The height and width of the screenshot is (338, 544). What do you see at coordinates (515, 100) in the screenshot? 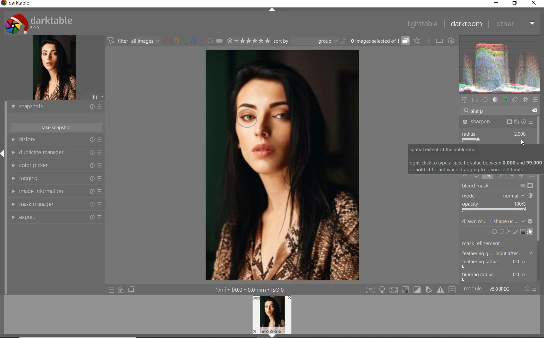
I see `correct` at bounding box center [515, 100].